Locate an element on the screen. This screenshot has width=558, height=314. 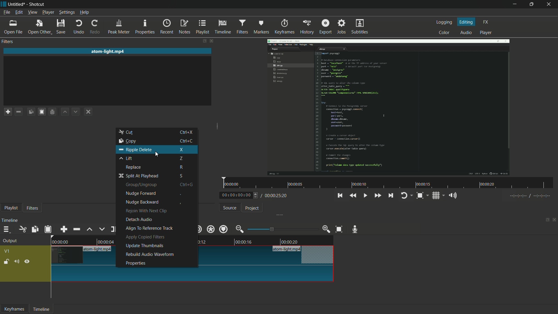
save is located at coordinates (60, 26).